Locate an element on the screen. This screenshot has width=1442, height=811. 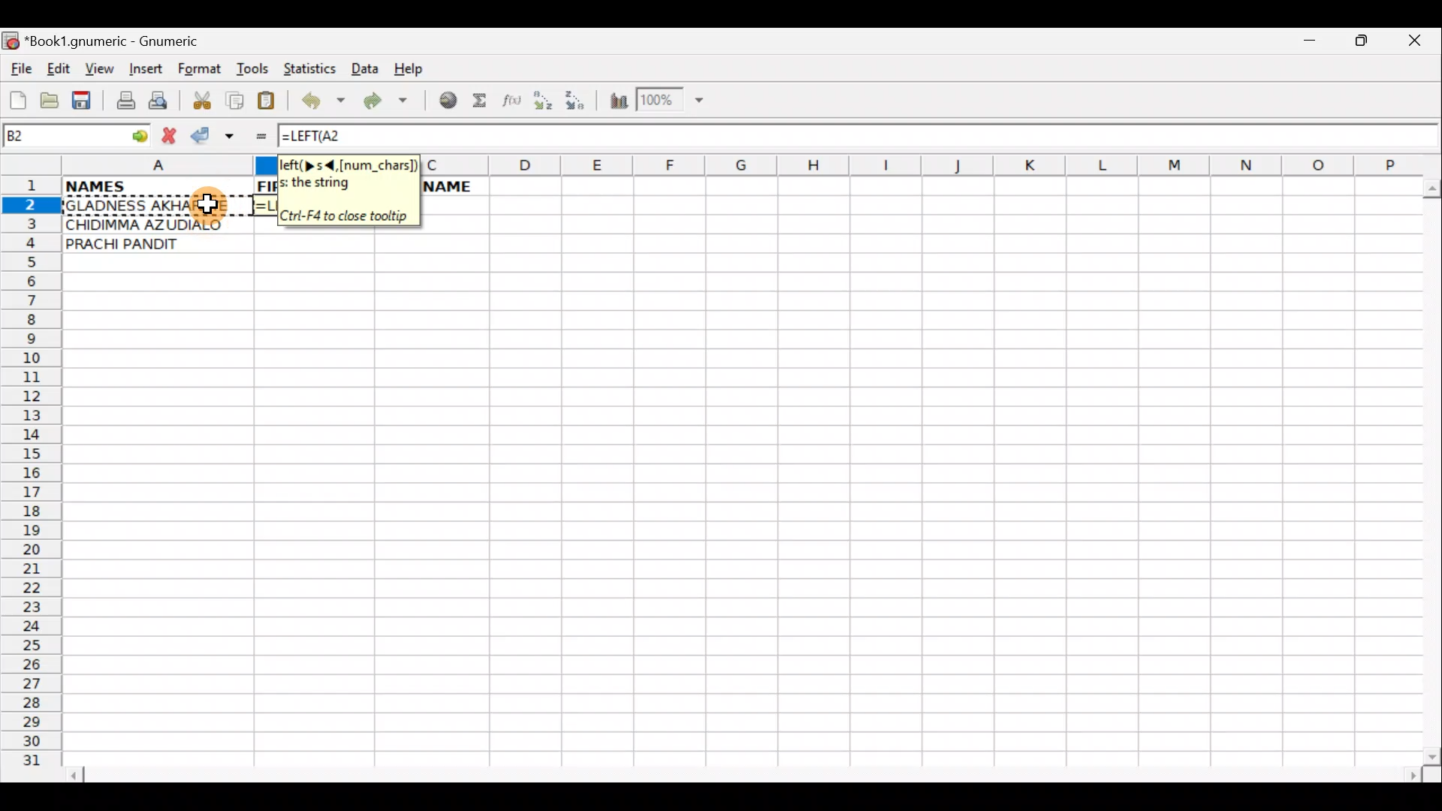
Help is located at coordinates (407, 68).